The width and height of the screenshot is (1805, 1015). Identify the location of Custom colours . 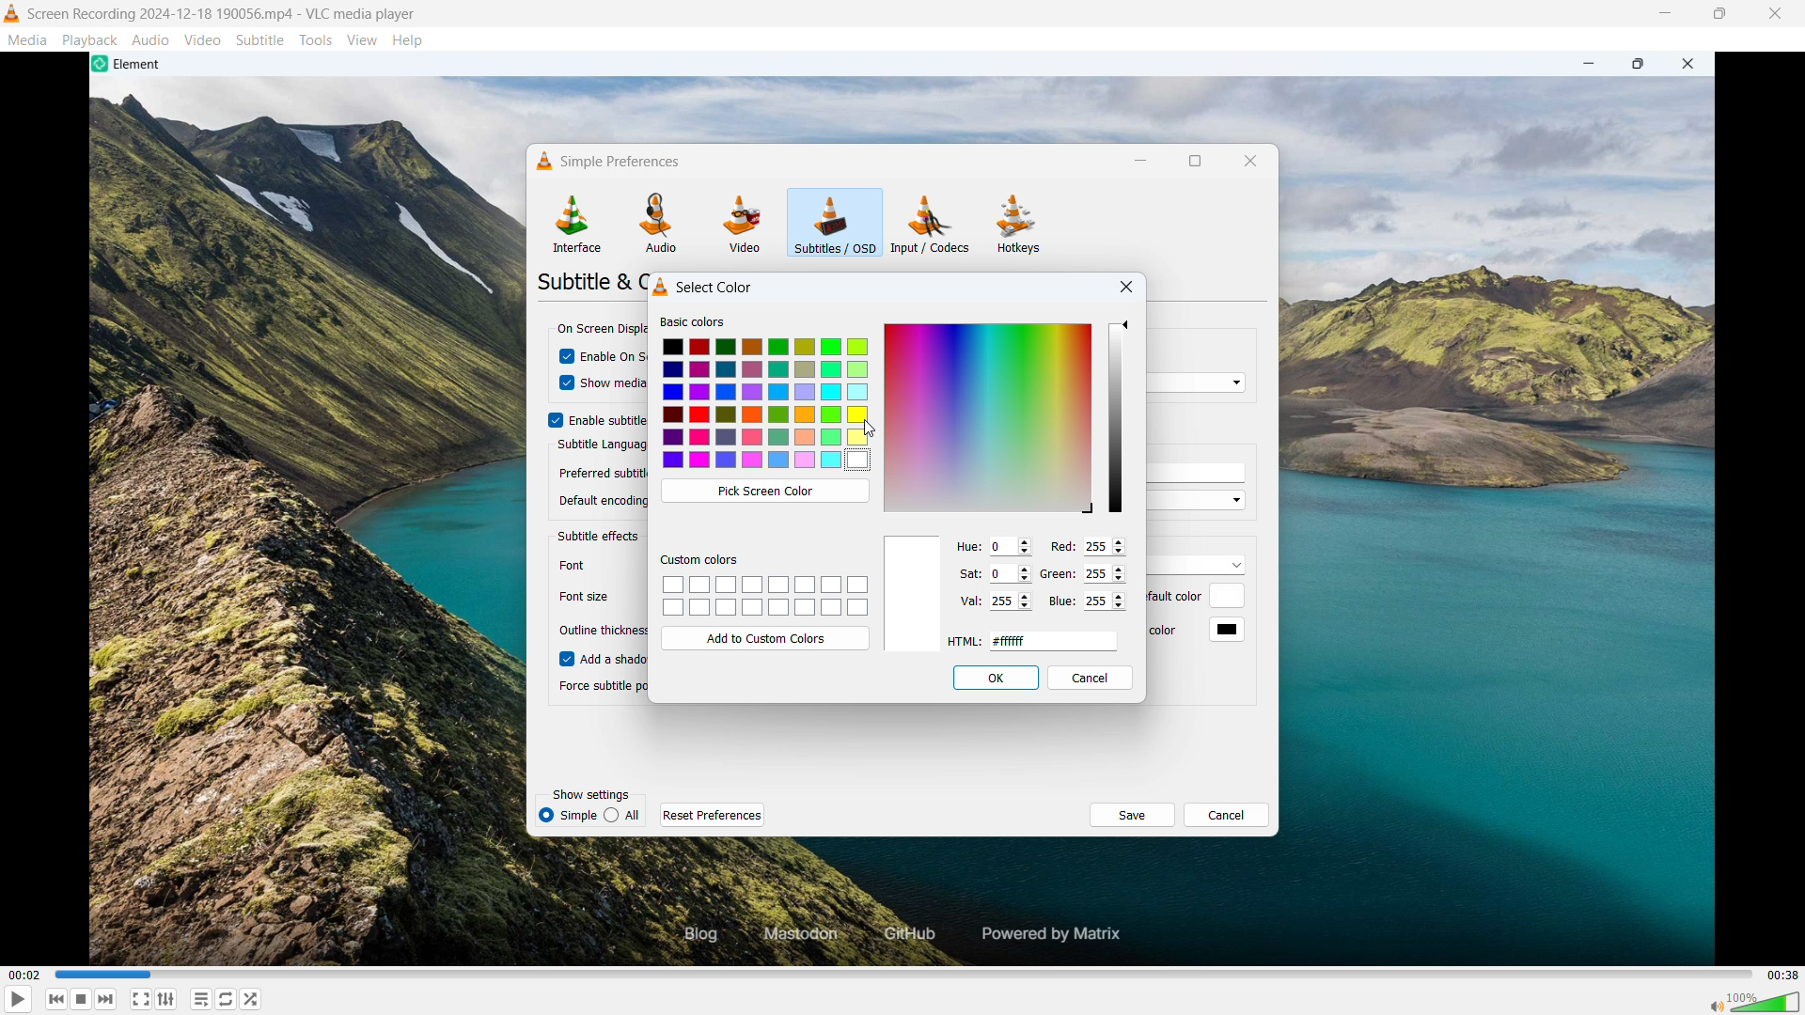
(701, 560).